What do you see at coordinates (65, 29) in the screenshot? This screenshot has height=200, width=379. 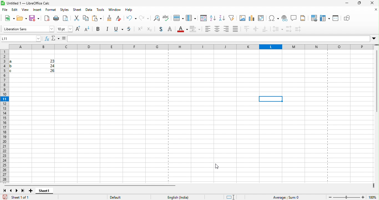 I see `font size` at bounding box center [65, 29].